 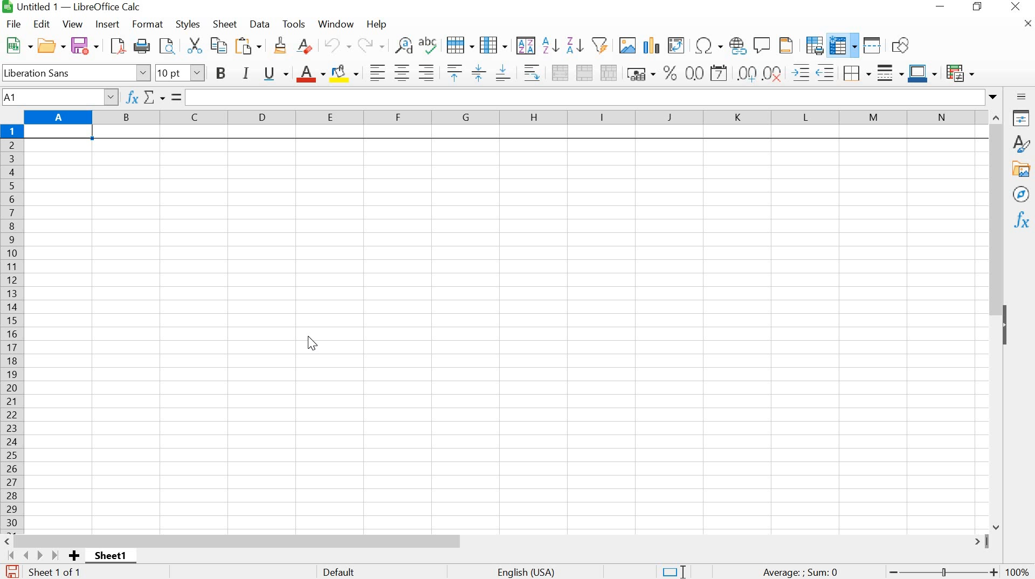 I want to click on ADD SHEET, so click(x=75, y=556).